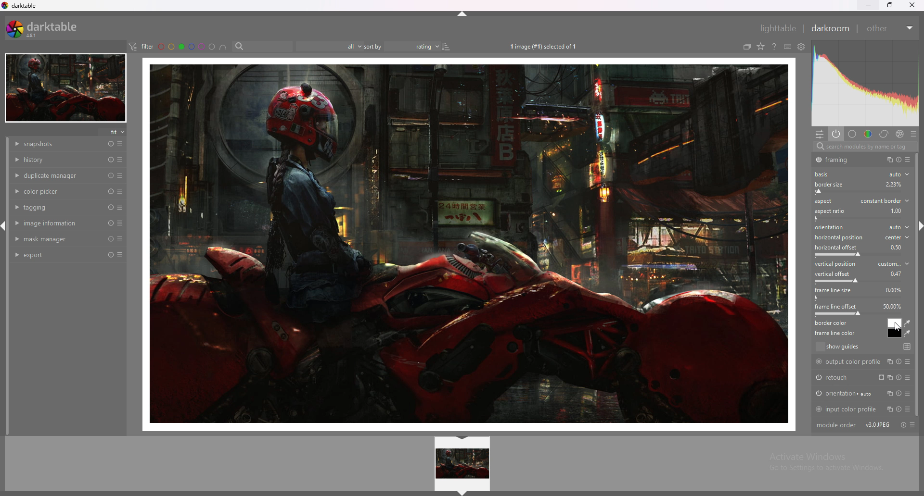  I want to click on search modules, so click(864, 148).